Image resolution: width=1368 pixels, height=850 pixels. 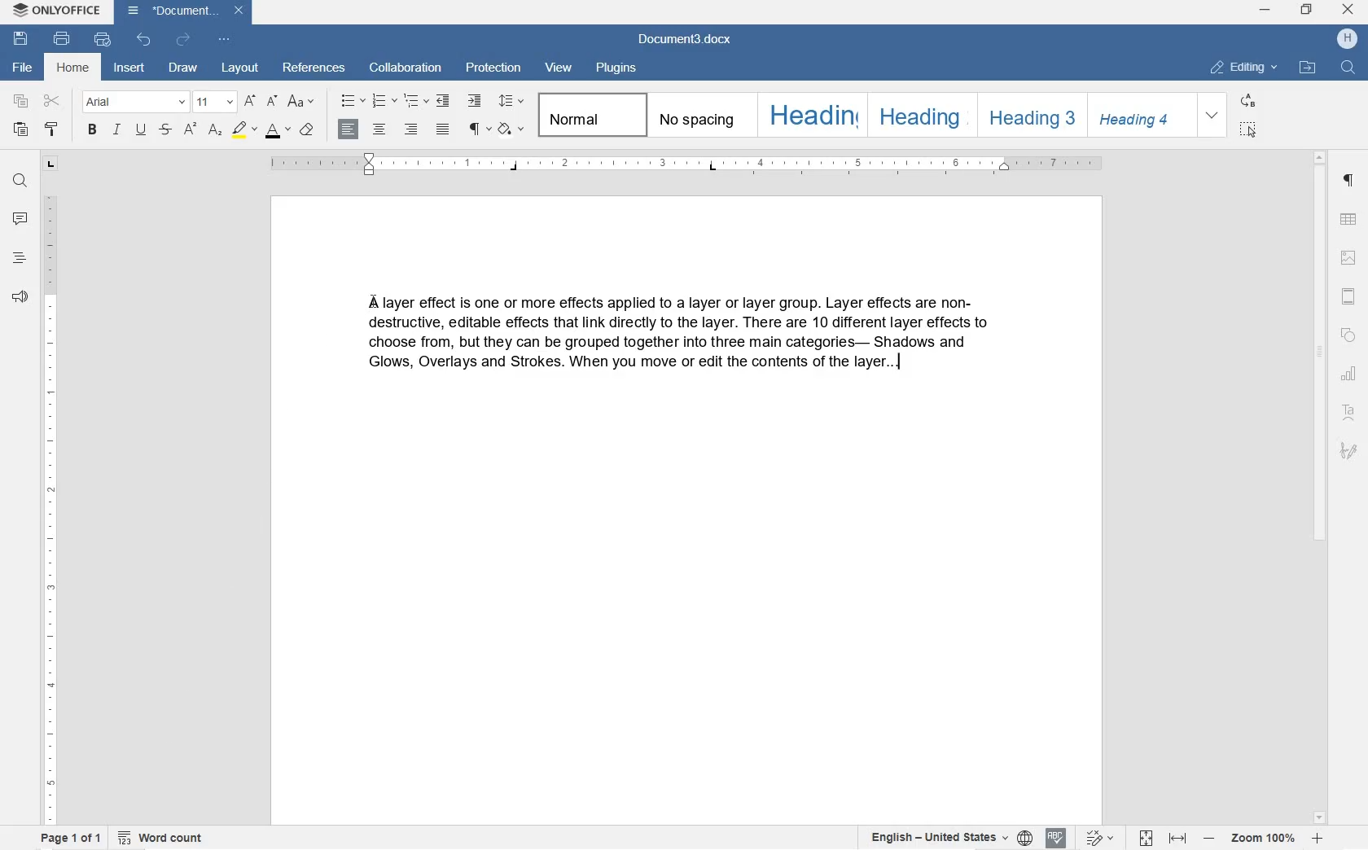 I want to click on FEEDBACK & SUPPORT, so click(x=20, y=299).